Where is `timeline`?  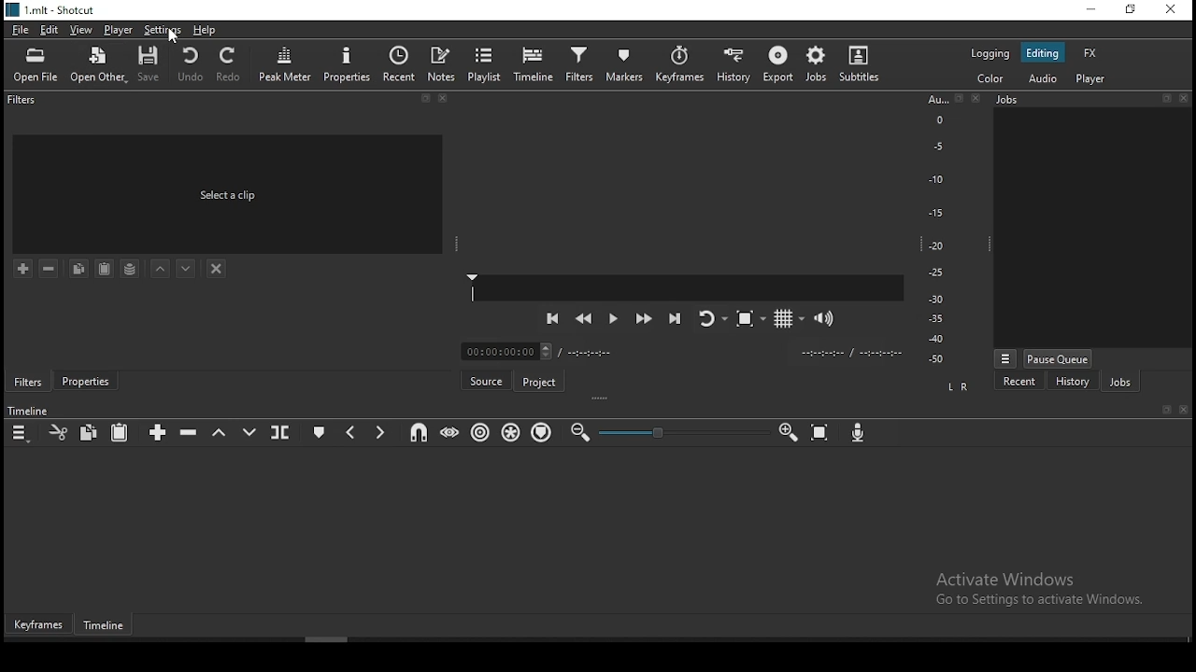
timeline is located at coordinates (534, 63).